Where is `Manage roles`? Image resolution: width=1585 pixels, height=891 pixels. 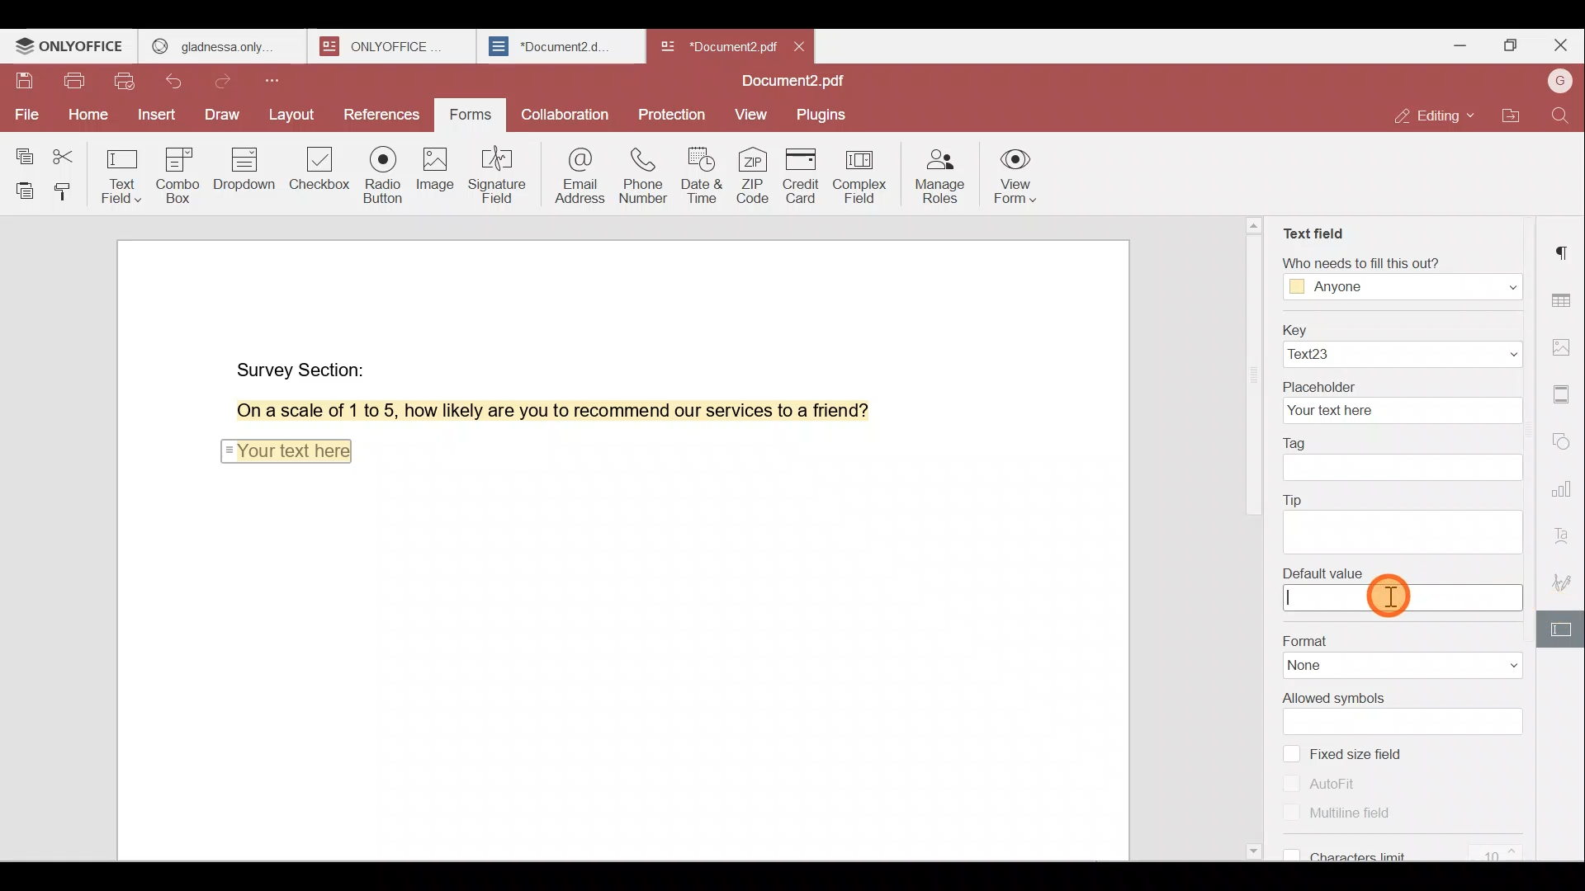 Manage roles is located at coordinates (939, 175).